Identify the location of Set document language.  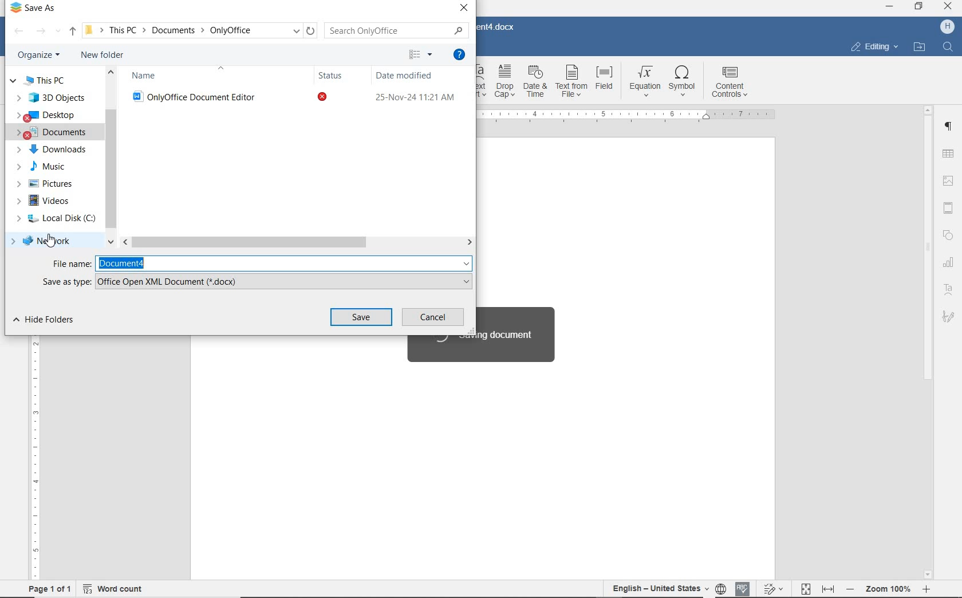
(719, 587).